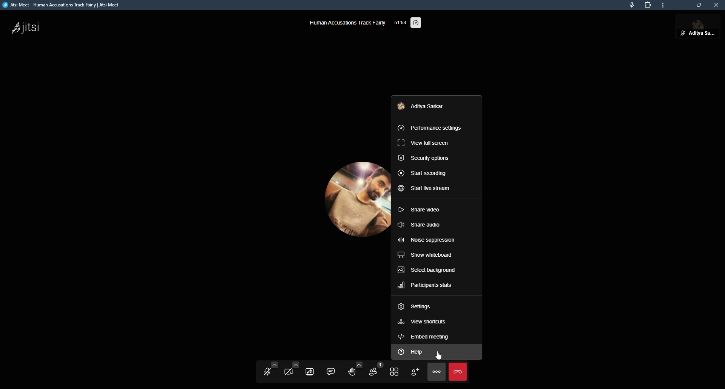 The height and width of the screenshot is (389, 725). What do you see at coordinates (633, 5) in the screenshot?
I see `mic` at bounding box center [633, 5].